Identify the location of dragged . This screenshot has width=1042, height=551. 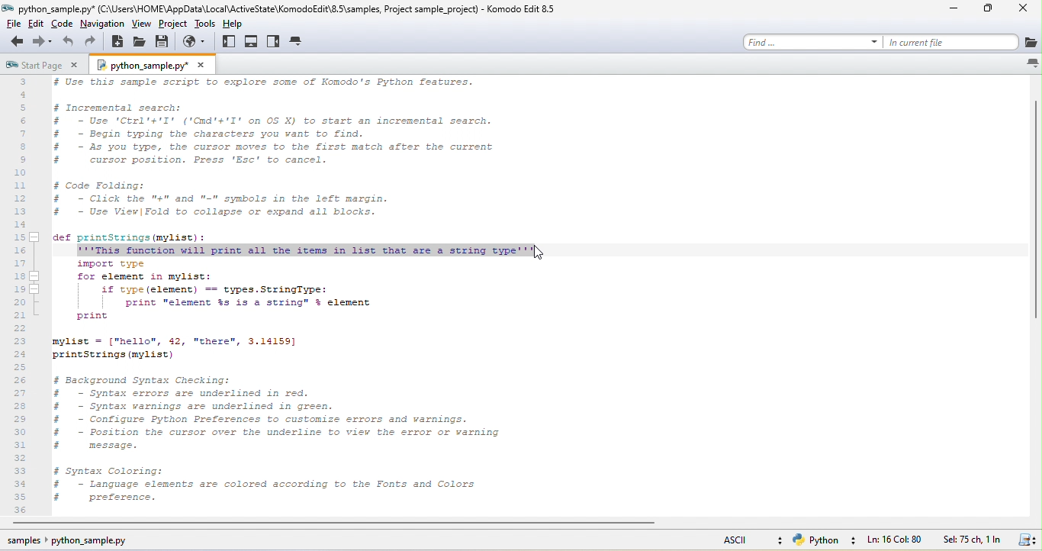
(307, 250).